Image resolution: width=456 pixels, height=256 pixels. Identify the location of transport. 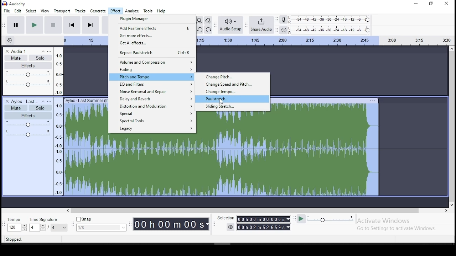
(62, 11).